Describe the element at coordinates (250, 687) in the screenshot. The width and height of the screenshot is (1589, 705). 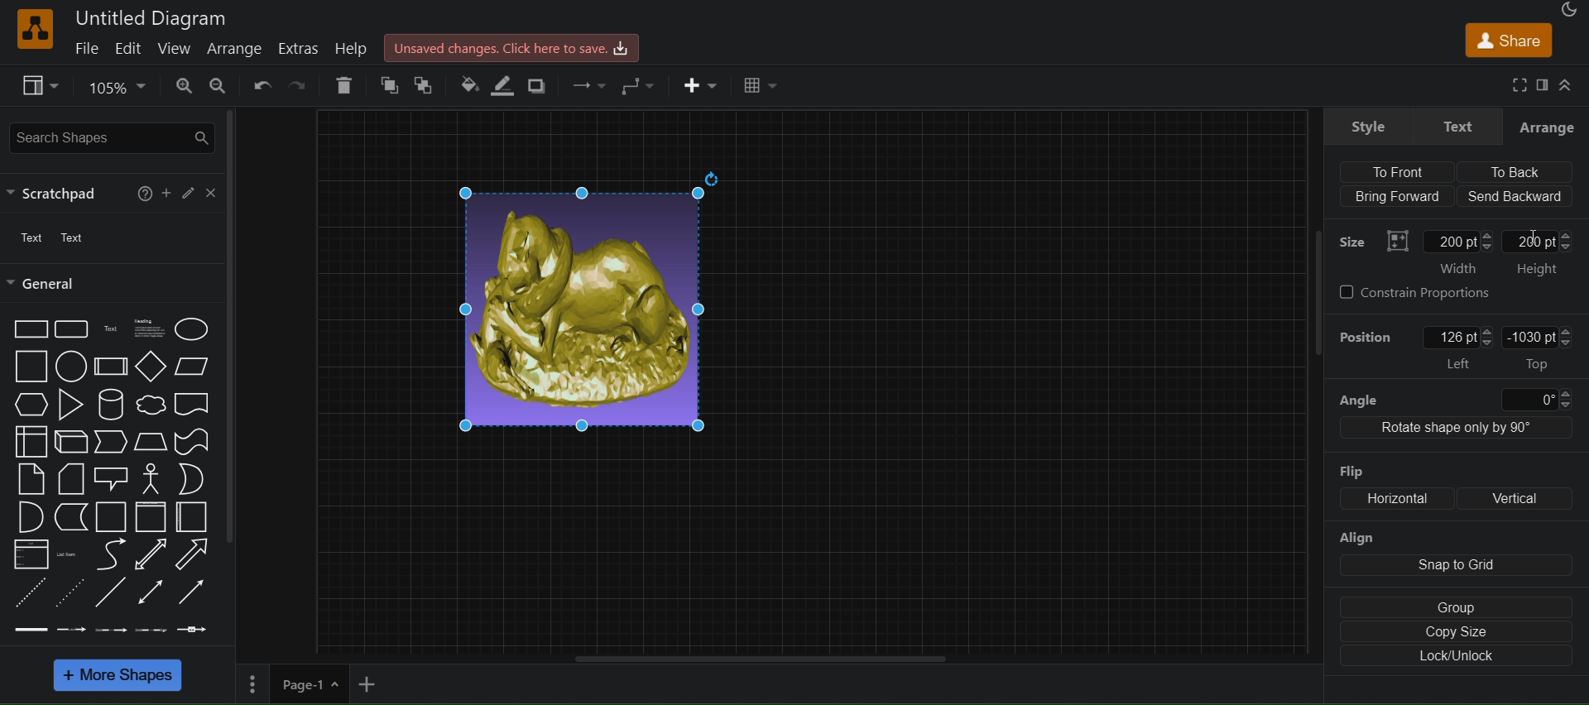
I see `Menu` at that location.